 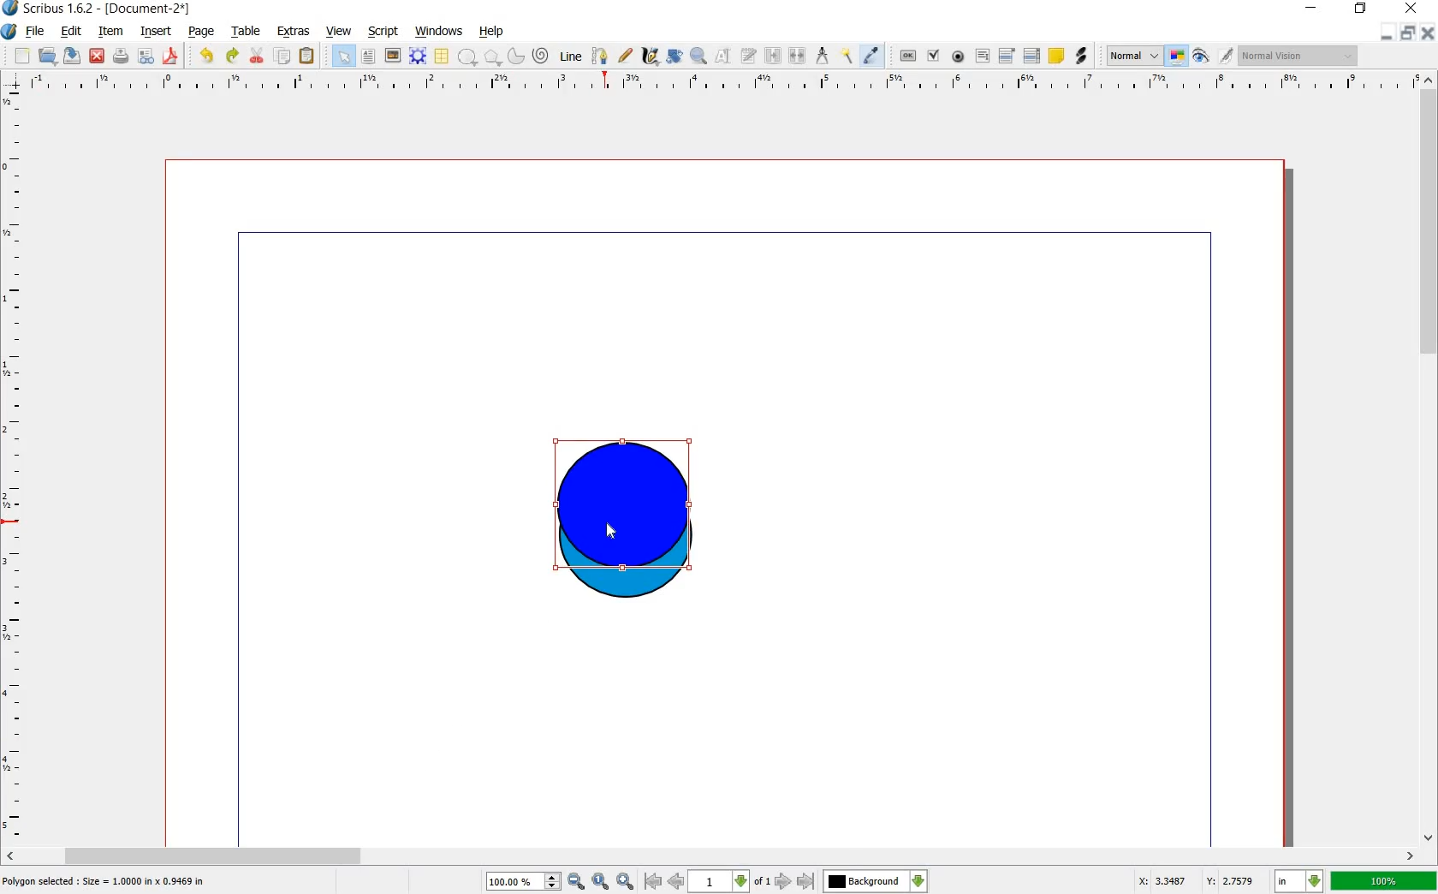 I want to click on text annotation, so click(x=1058, y=57).